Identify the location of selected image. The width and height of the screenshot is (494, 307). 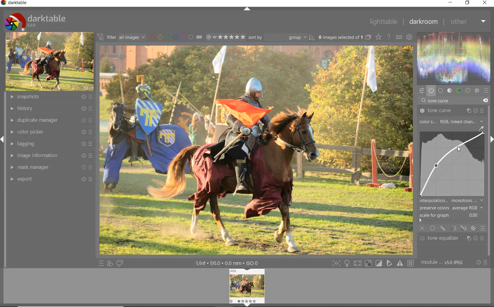
(255, 150).